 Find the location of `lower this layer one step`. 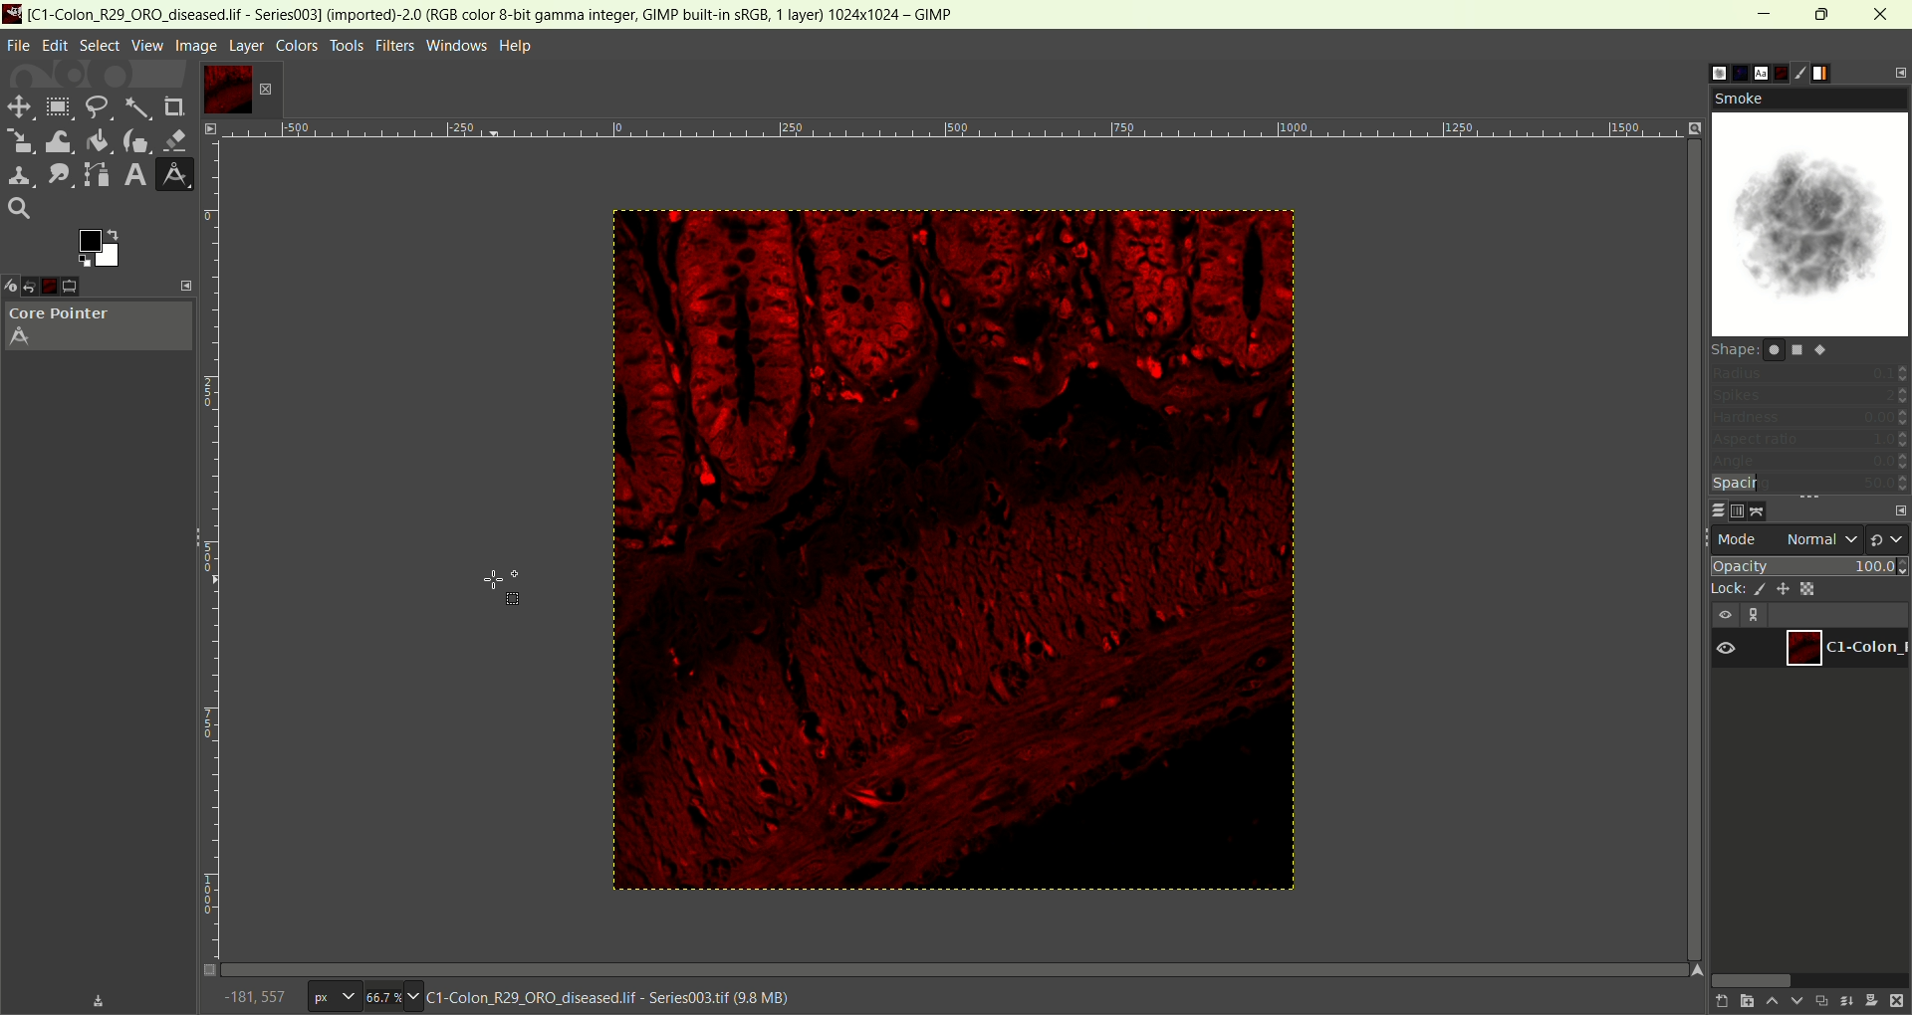

lower this layer one step is located at coordinates (1796, 1002).